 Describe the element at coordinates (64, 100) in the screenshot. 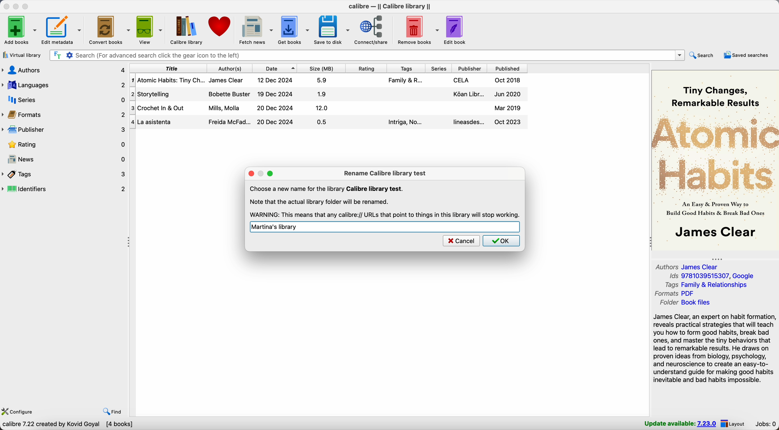

I see `series` at that location.